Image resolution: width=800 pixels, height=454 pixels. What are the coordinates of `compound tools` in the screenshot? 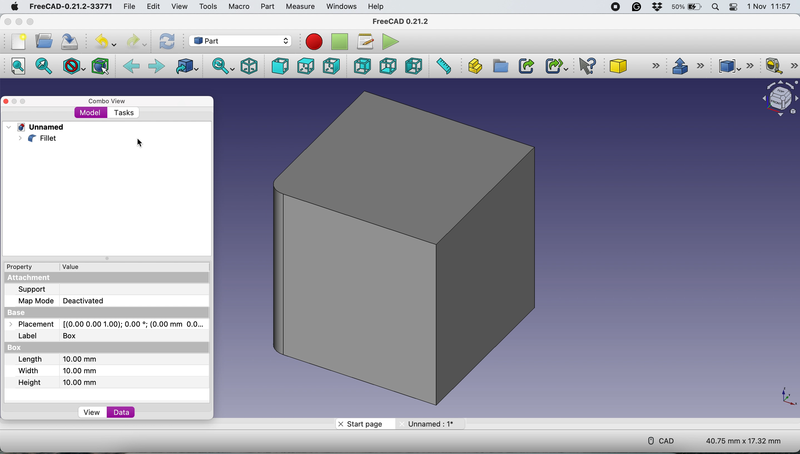 It's located at (737, 66).